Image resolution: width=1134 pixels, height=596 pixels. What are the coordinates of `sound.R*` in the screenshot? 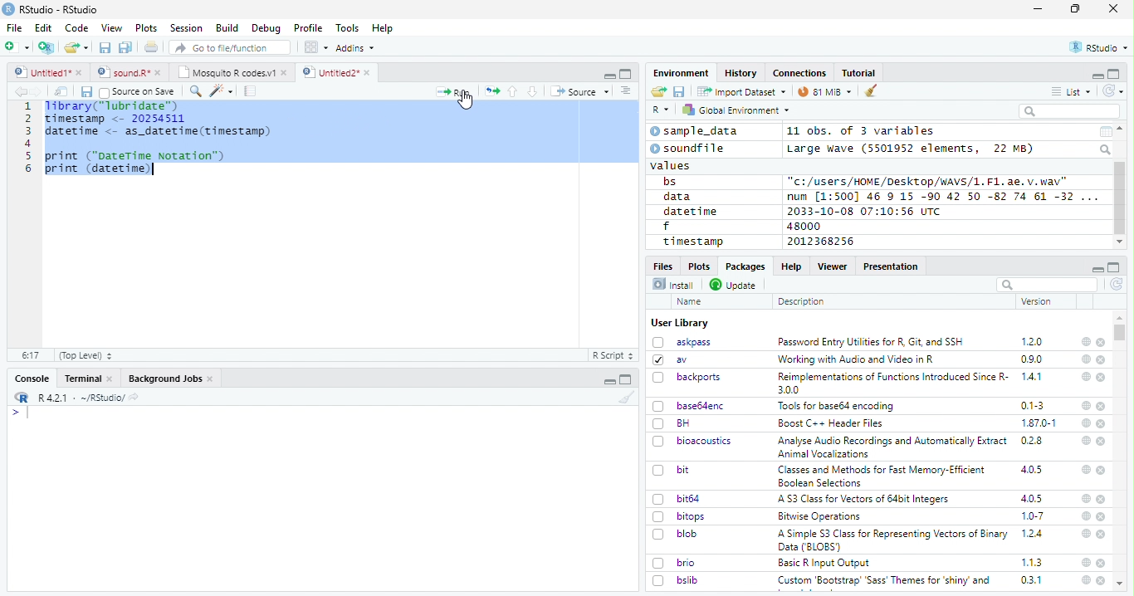 It's located at (130, 73).